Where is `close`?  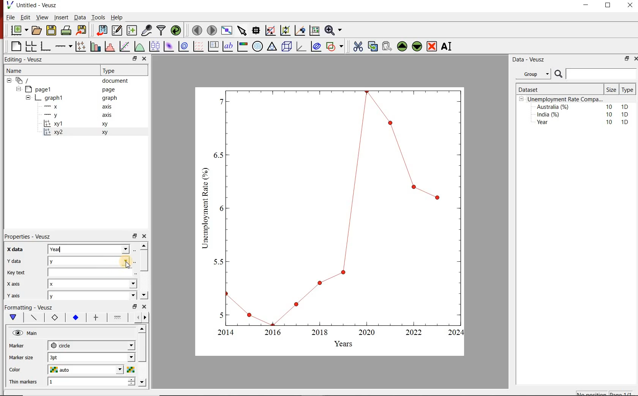
close is located at coordinates (629, 7).